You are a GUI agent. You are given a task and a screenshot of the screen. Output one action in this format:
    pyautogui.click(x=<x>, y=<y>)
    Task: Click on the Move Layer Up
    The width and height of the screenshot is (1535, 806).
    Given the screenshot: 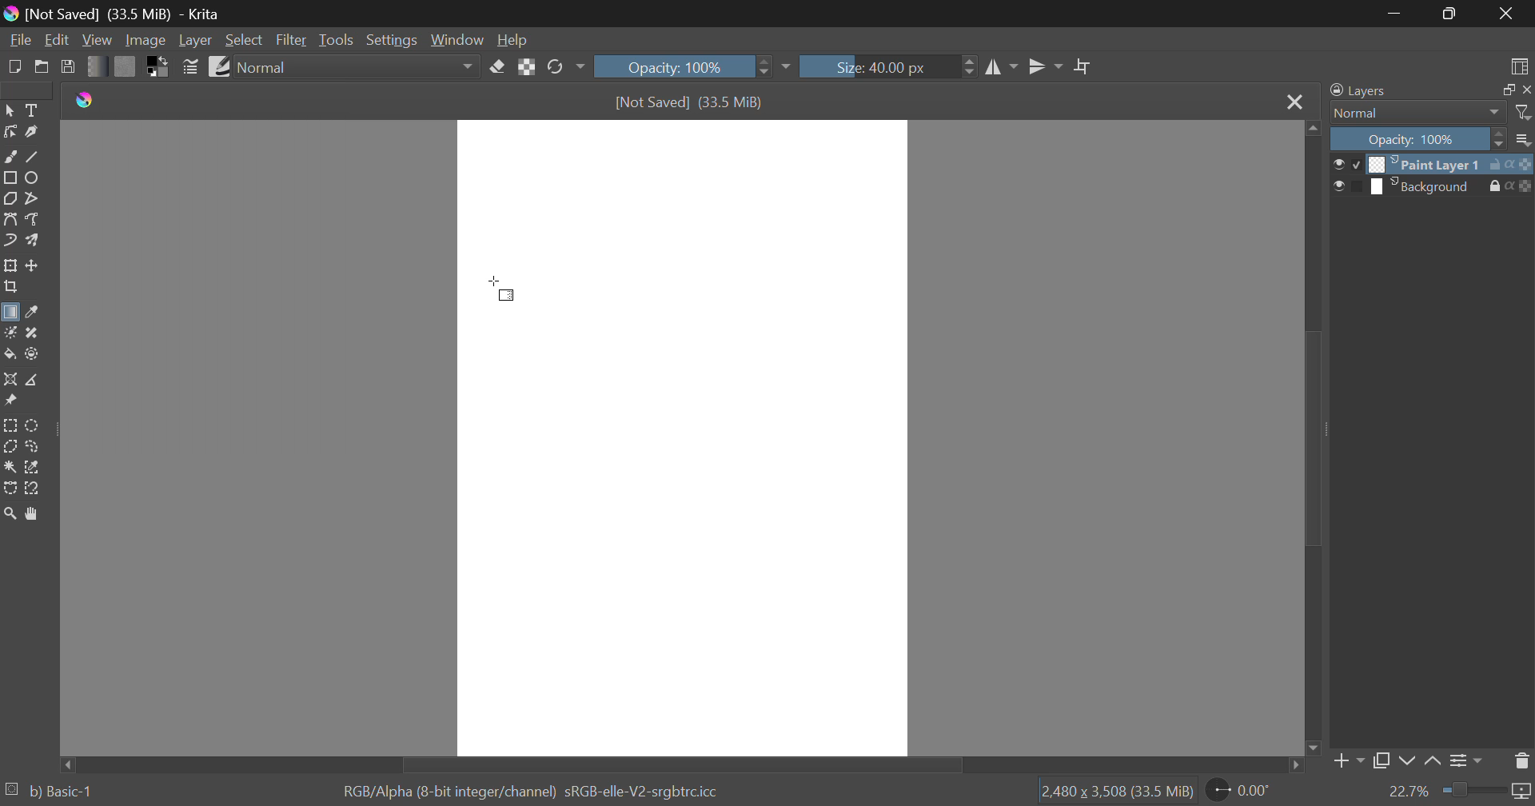 What is the action you would take?
    pyautogui.click(x=1433, y=762)
    